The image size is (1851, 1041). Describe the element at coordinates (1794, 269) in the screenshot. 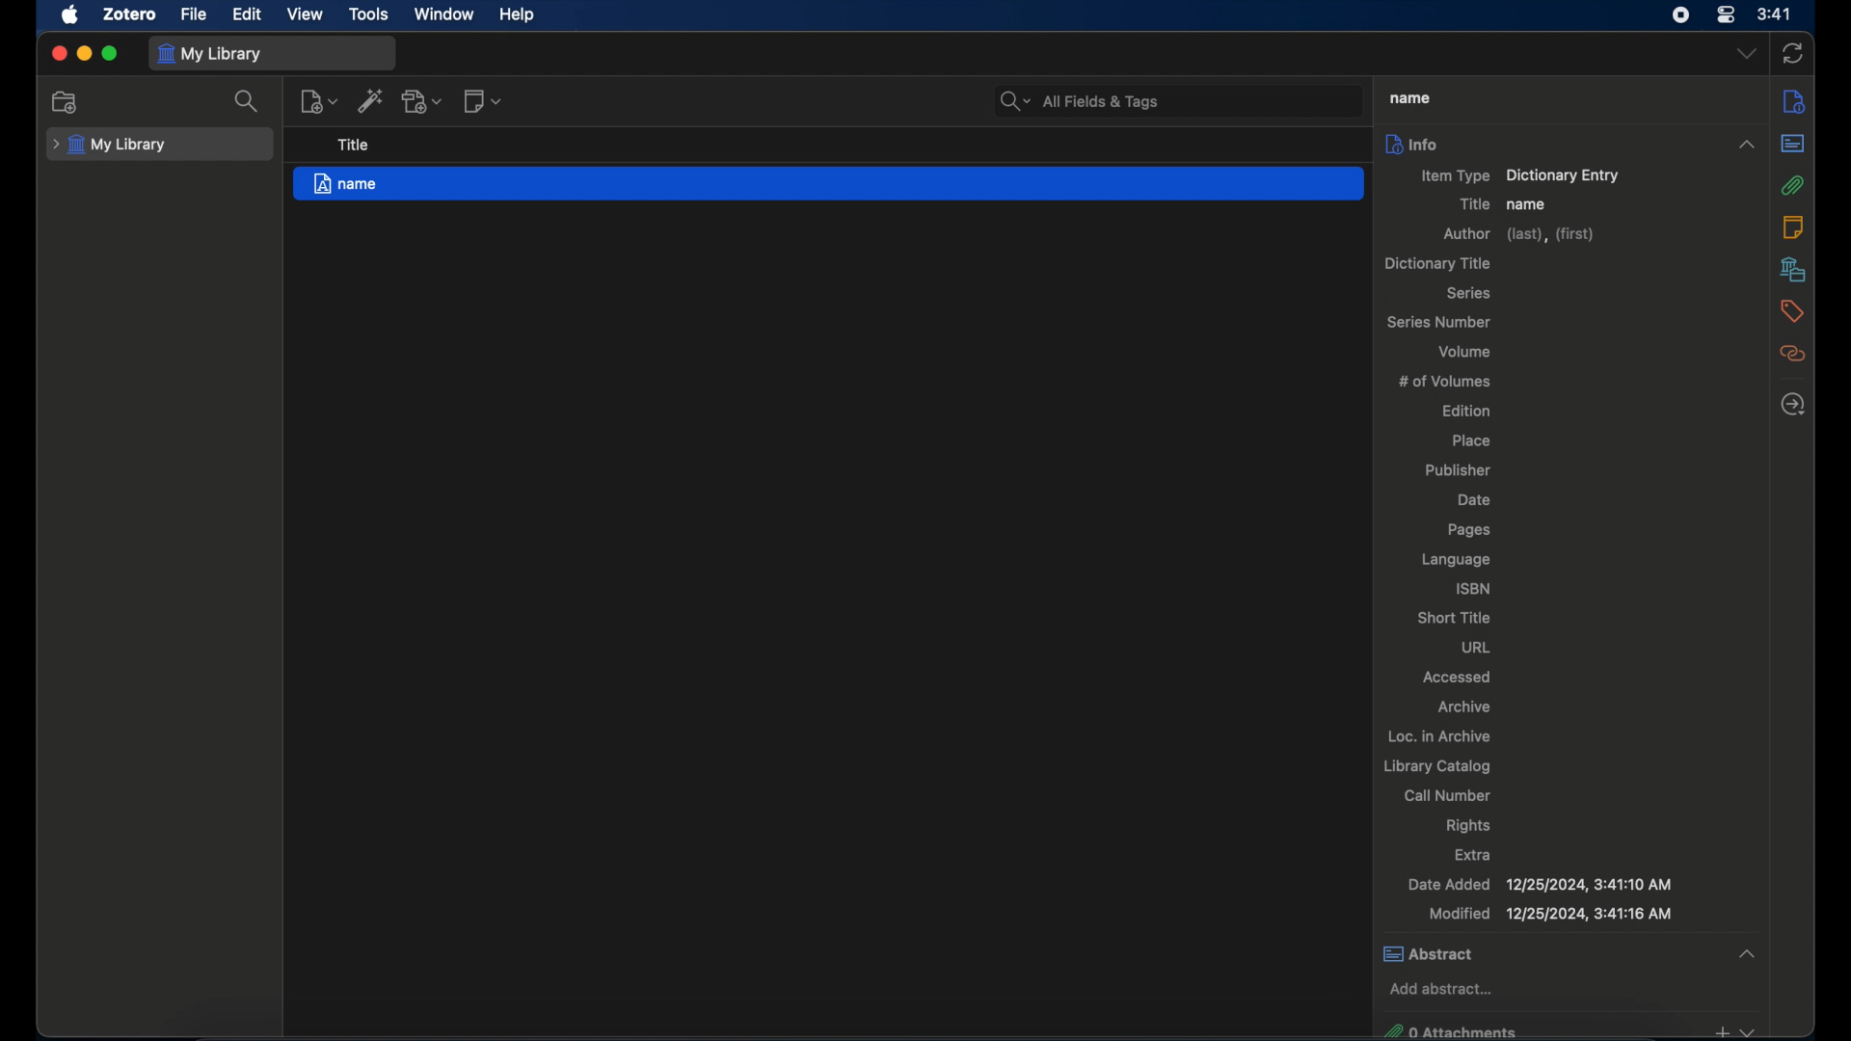

I see `libraries` at that location.